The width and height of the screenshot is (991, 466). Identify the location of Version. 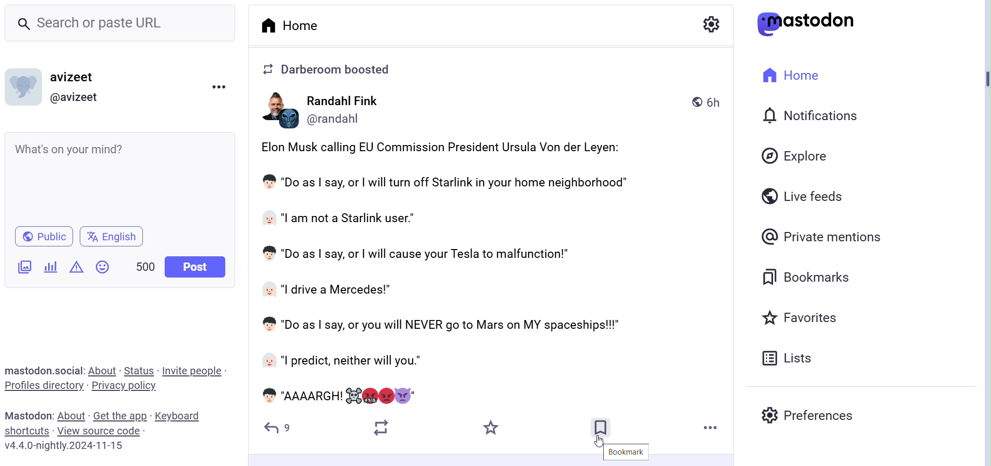
(65, 445).